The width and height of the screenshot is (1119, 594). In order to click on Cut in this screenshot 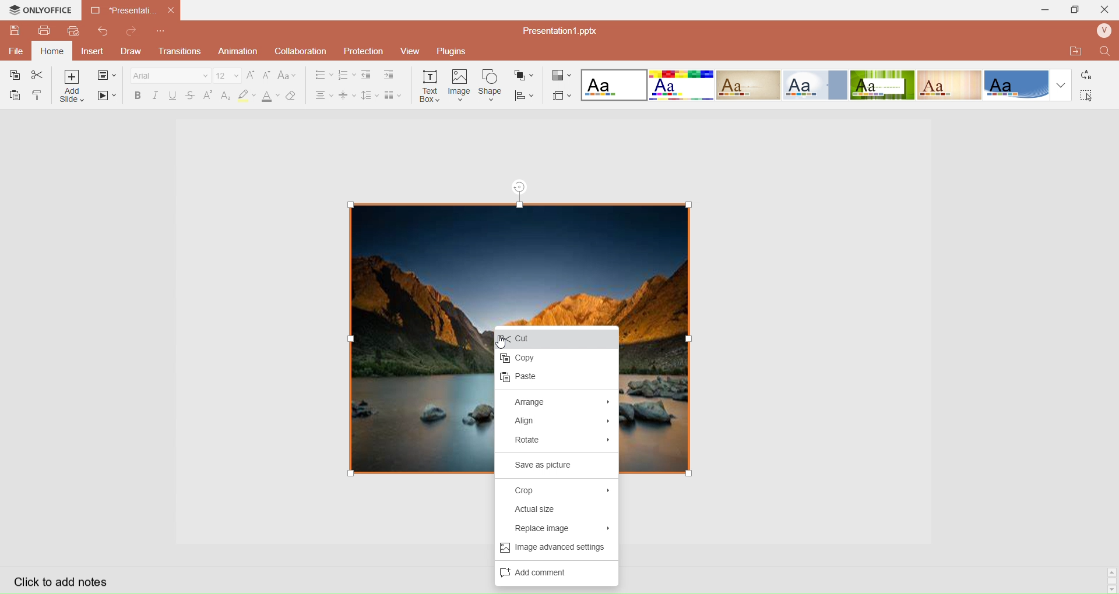, I will do `click(557, 340)`.